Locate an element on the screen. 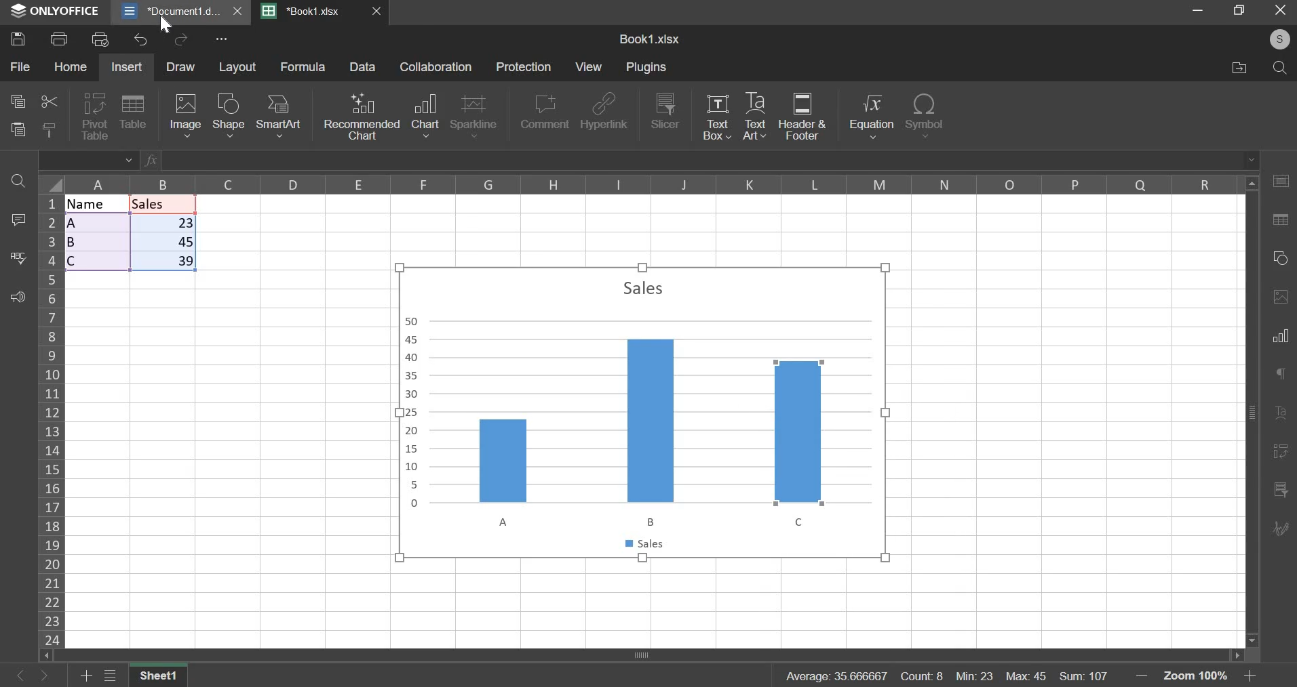  protection is located at coordinates (523, 67).